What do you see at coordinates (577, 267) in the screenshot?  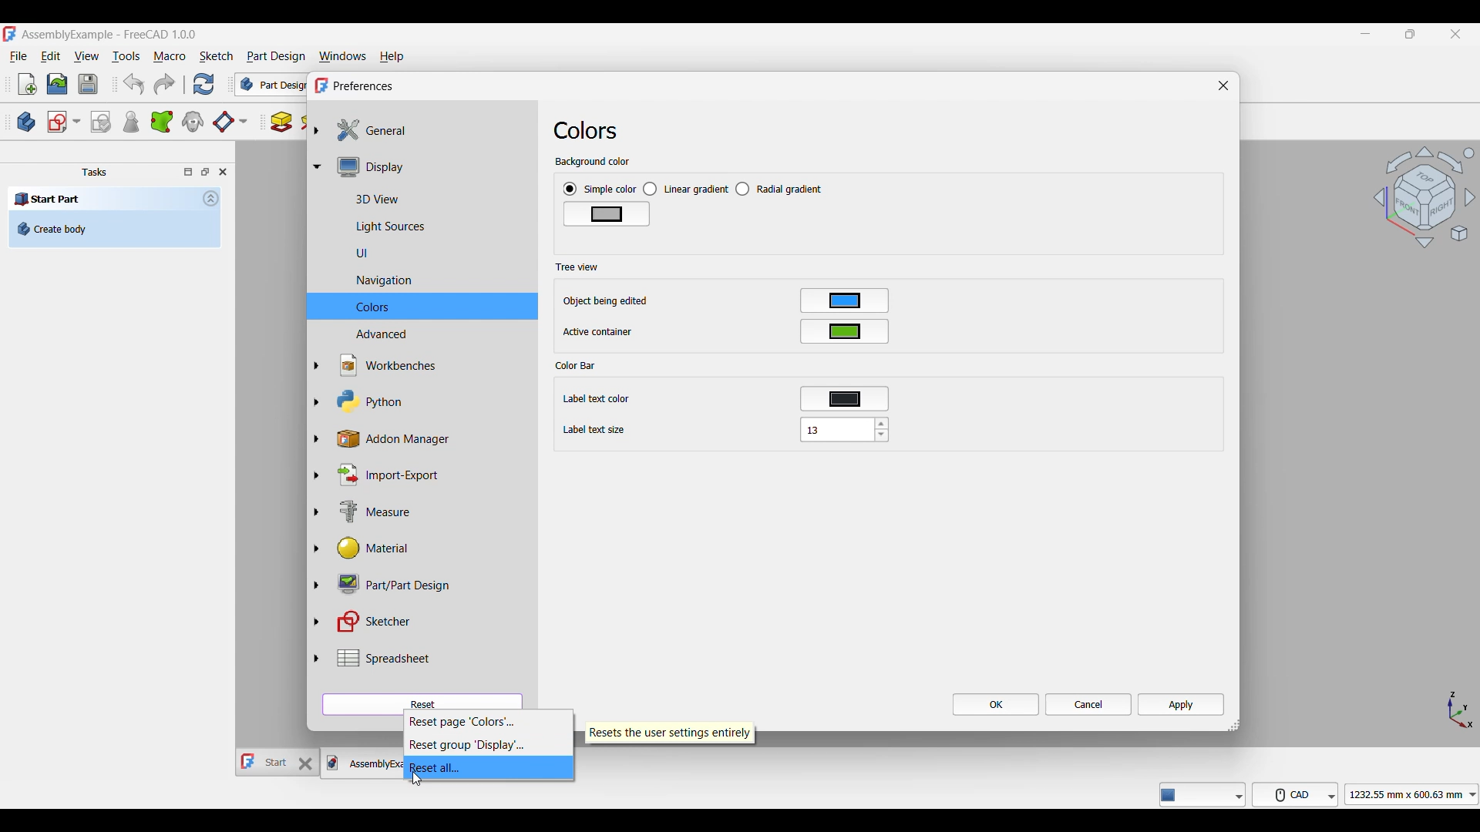 I see `Tree view` at bounding box center [577, 267].